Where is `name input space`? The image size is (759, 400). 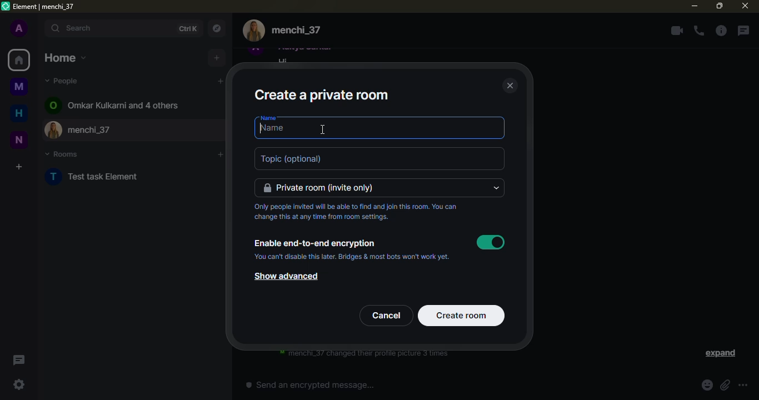
name input space is located at coordinates (379, 130).